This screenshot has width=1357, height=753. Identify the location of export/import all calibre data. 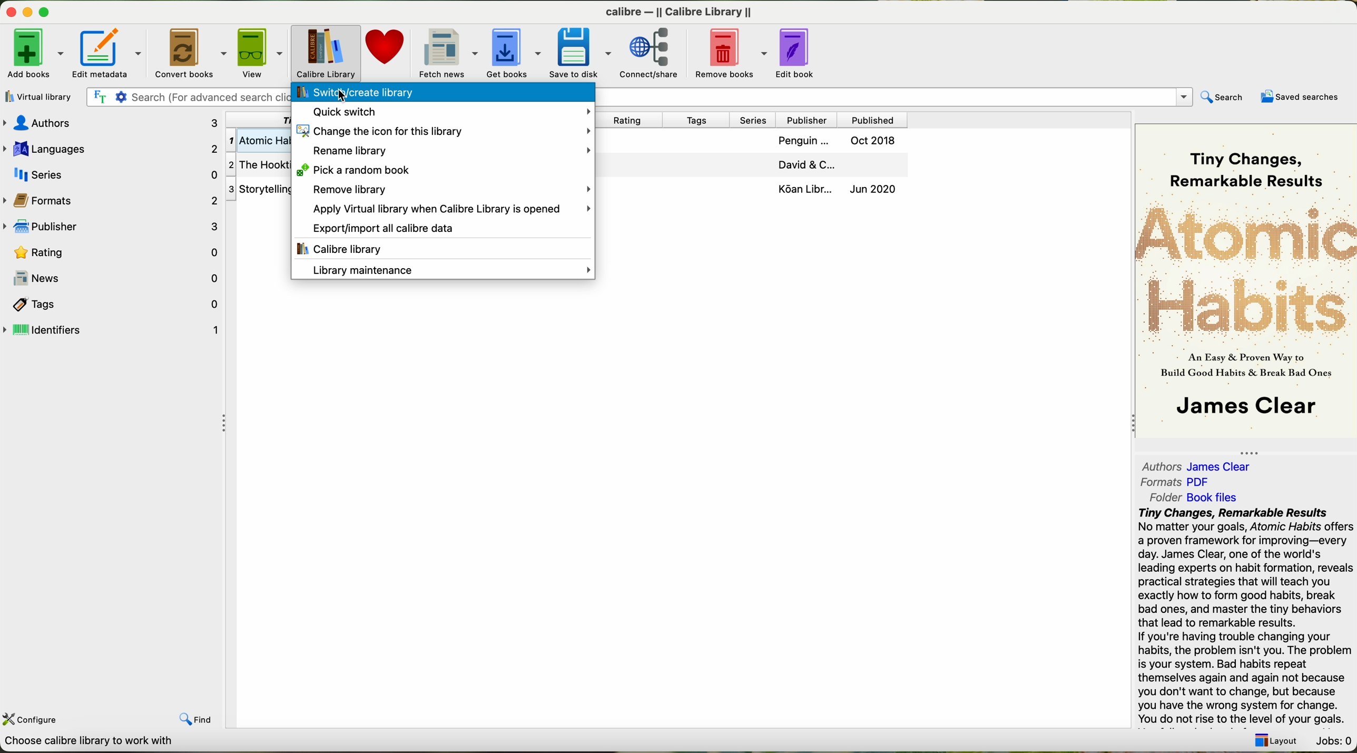
(442, 229).